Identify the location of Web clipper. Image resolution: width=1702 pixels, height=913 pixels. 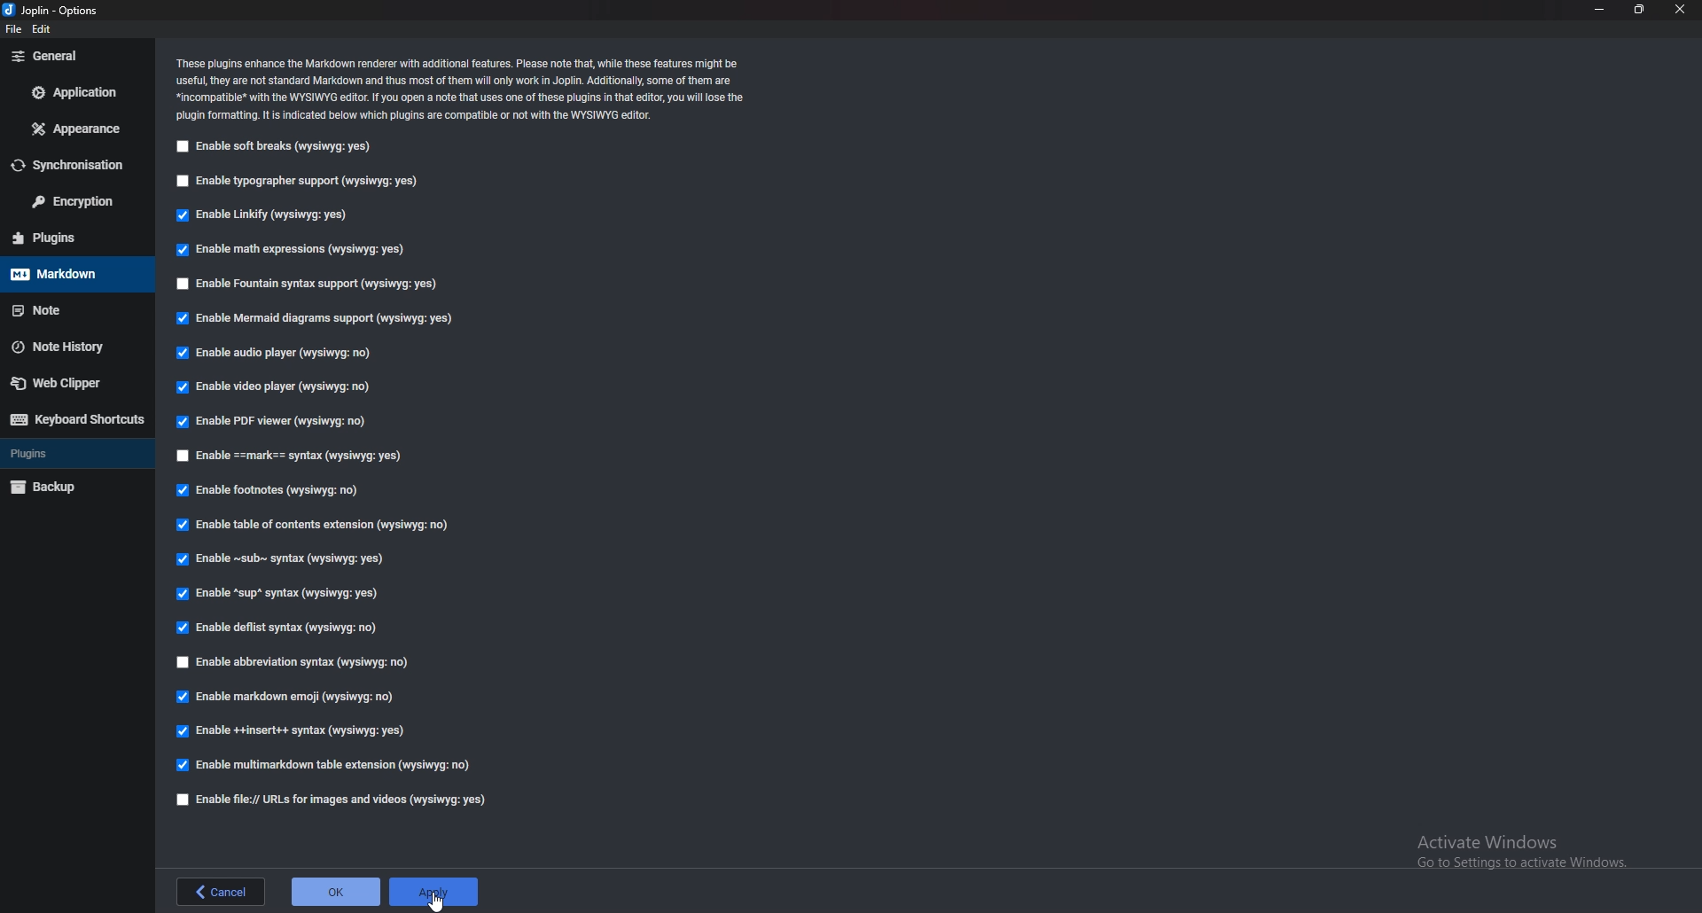
(71, 385).